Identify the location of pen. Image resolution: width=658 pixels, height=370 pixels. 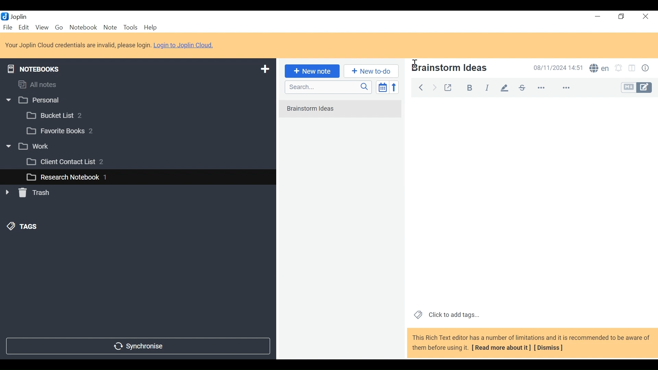
(504, 87).